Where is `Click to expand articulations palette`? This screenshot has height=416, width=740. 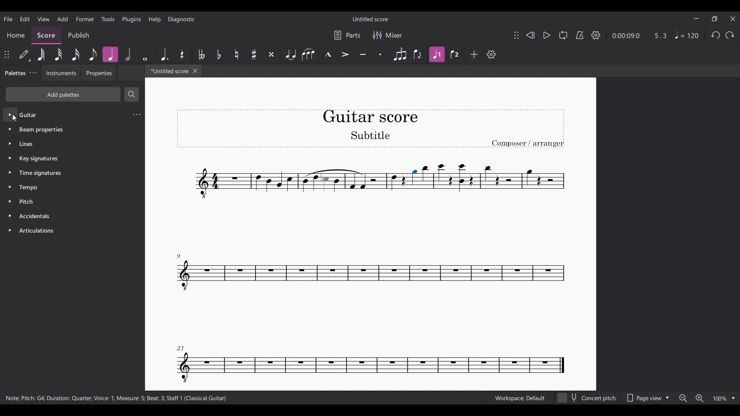 Click to expand articulations palette is located at coordinates (10, 230).